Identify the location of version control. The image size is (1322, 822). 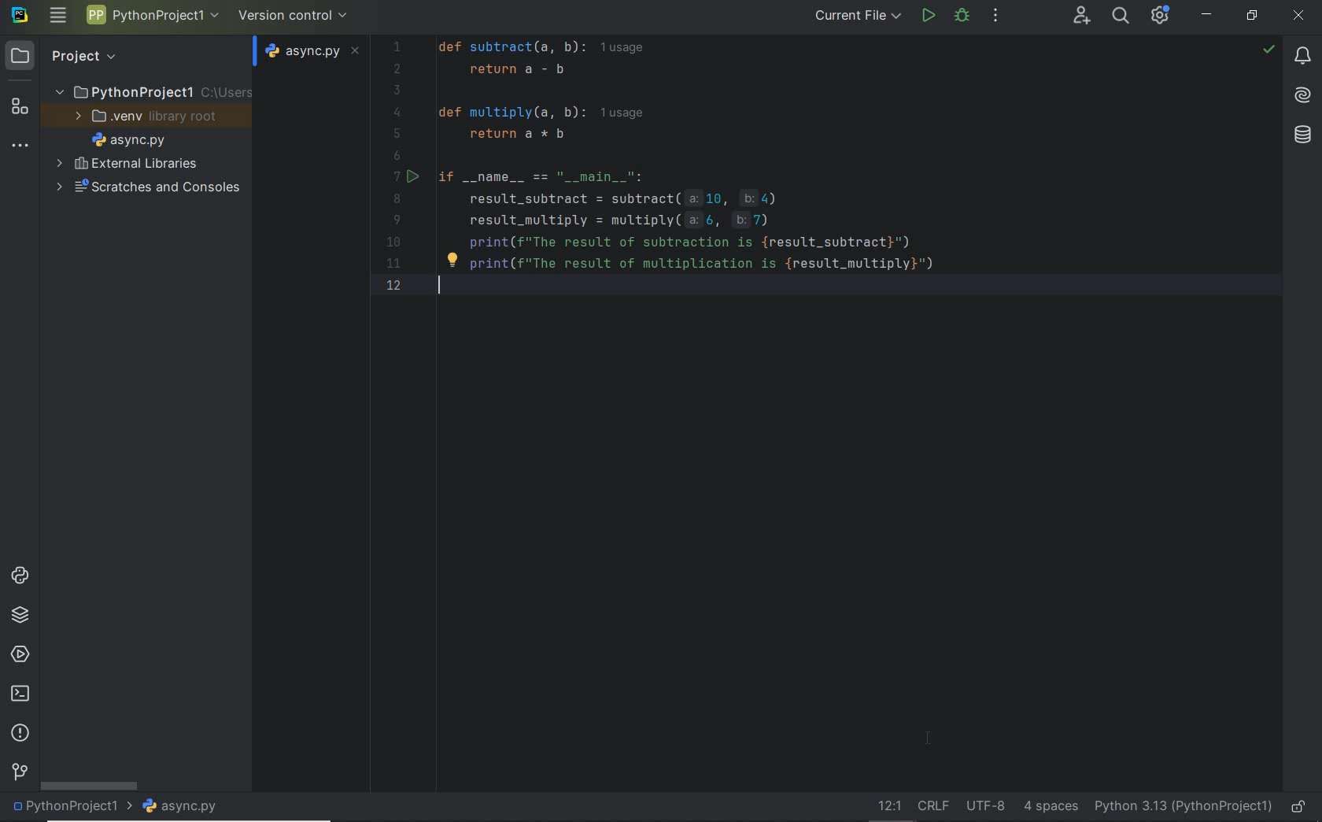
(19, 774).